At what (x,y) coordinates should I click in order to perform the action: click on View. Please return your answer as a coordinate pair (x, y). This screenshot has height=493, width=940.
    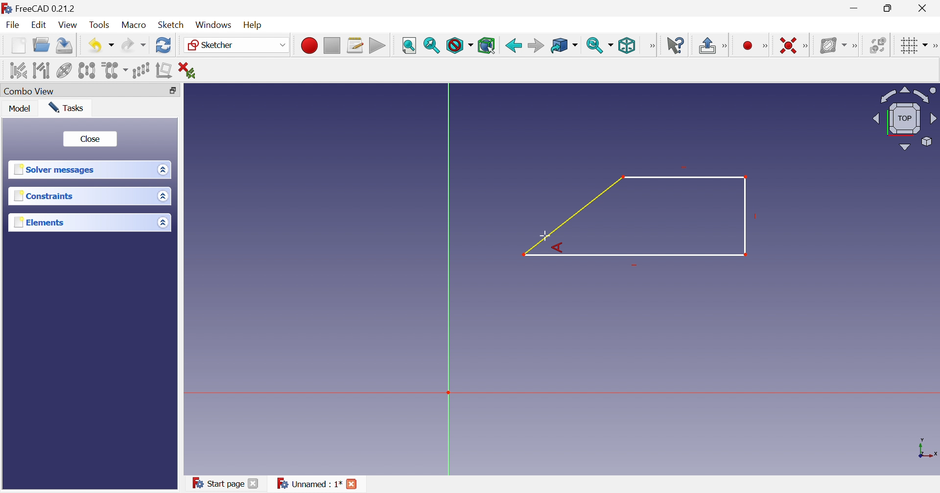
    Looking at the image, I should click on (69, 25).